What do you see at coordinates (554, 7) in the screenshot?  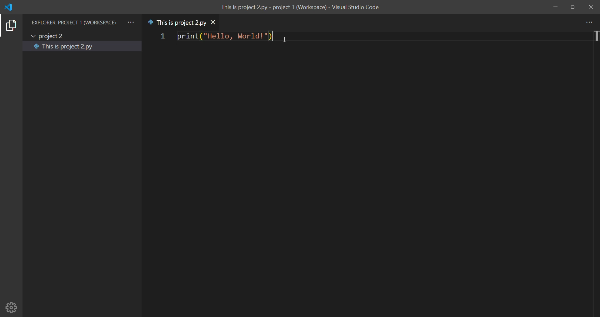 I see `minimize` at bounding box center [554, 7].